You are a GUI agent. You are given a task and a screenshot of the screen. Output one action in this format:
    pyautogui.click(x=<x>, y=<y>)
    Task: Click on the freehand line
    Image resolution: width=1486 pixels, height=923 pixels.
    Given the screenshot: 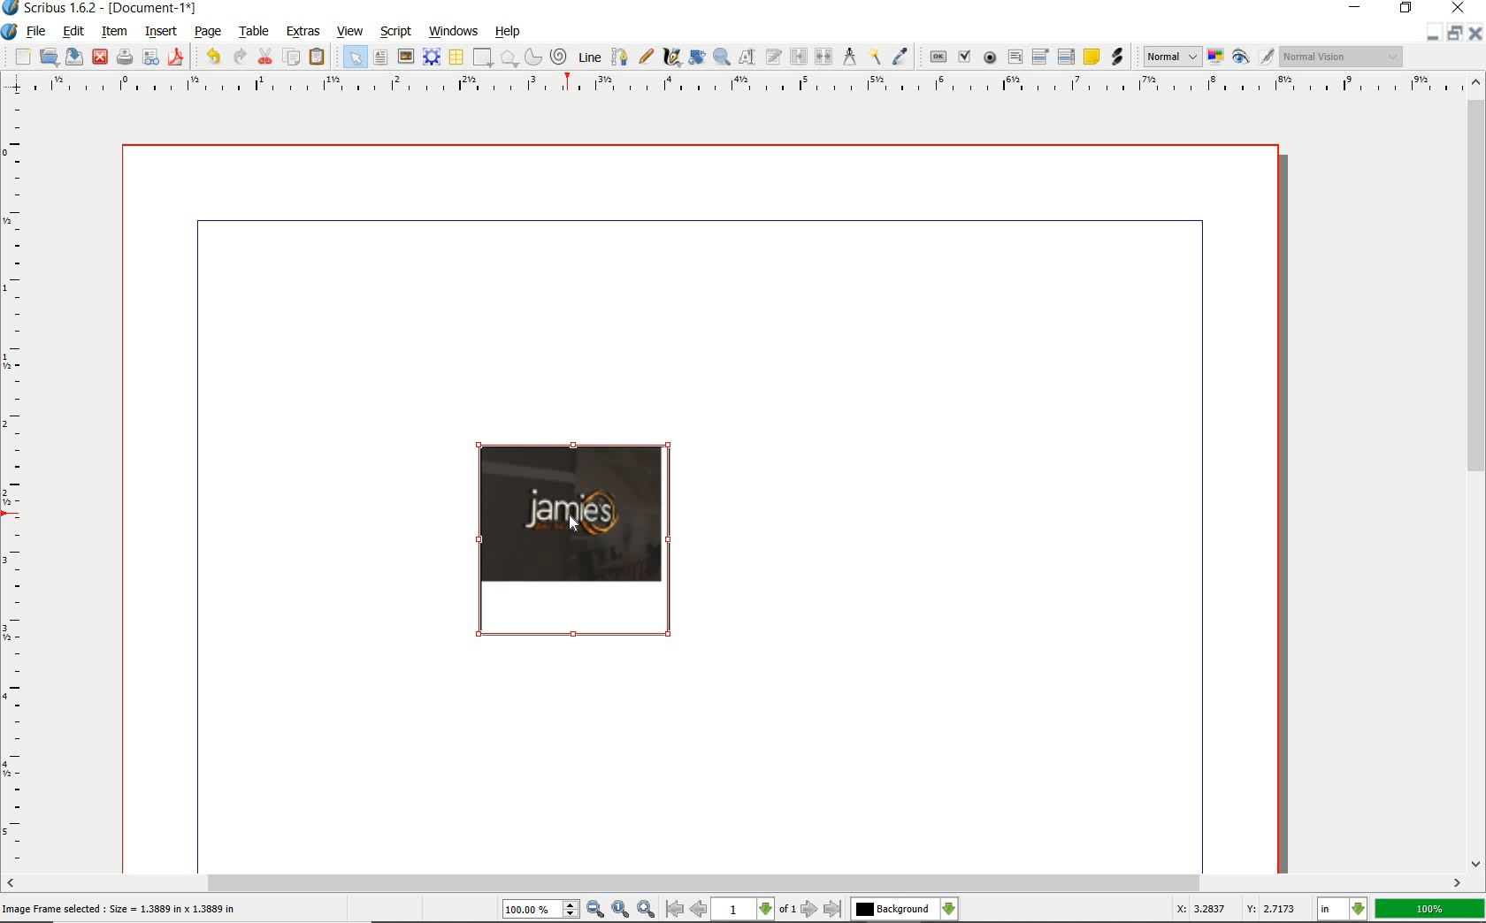 What is the action you would take?
    pyautogui.click(x=645, y=58)
    